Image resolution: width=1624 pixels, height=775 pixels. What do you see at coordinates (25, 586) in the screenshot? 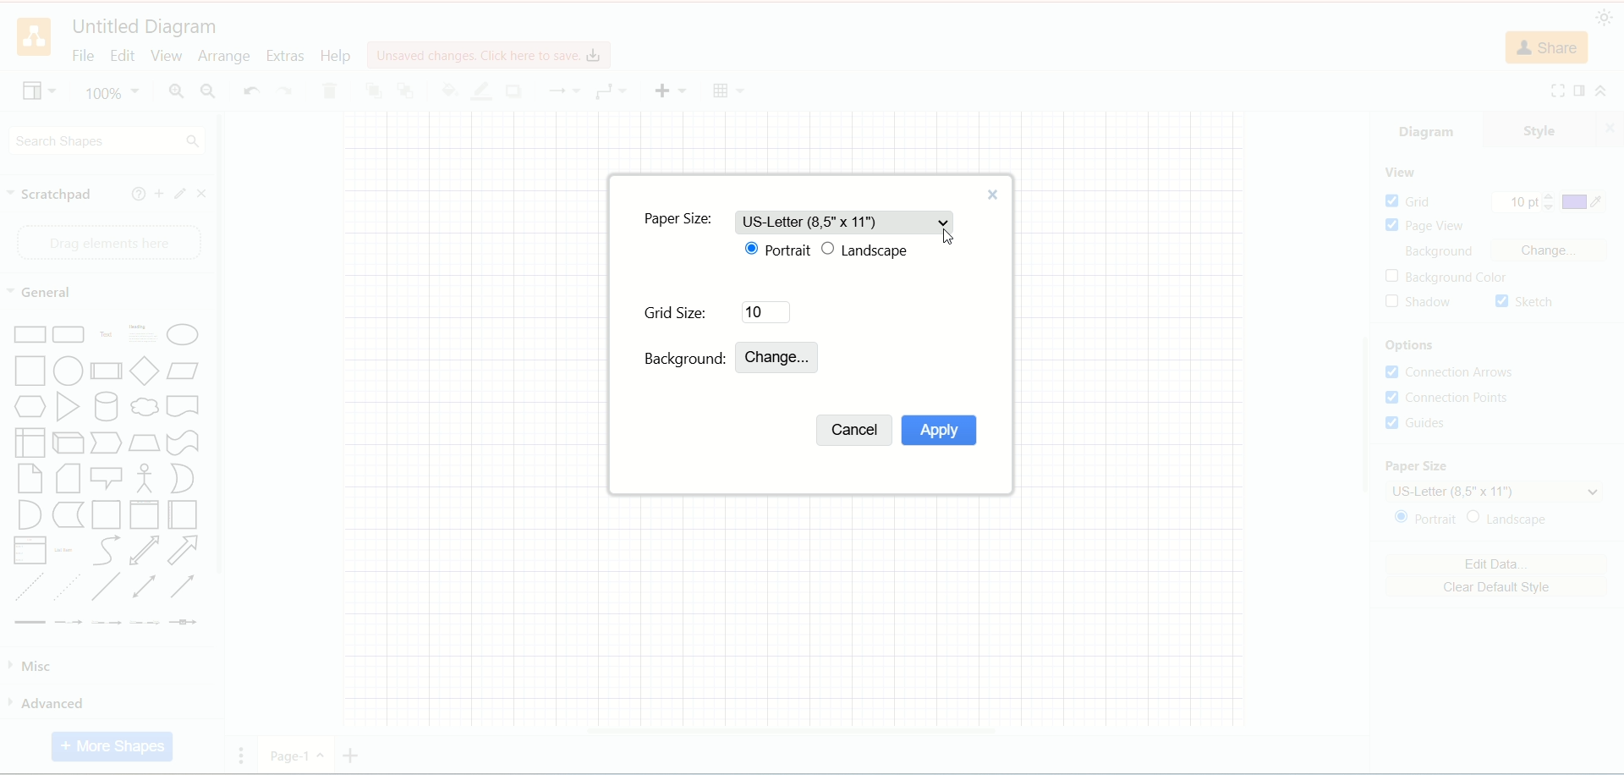
I see `Dashed Line` at bounding box center [25, 586].